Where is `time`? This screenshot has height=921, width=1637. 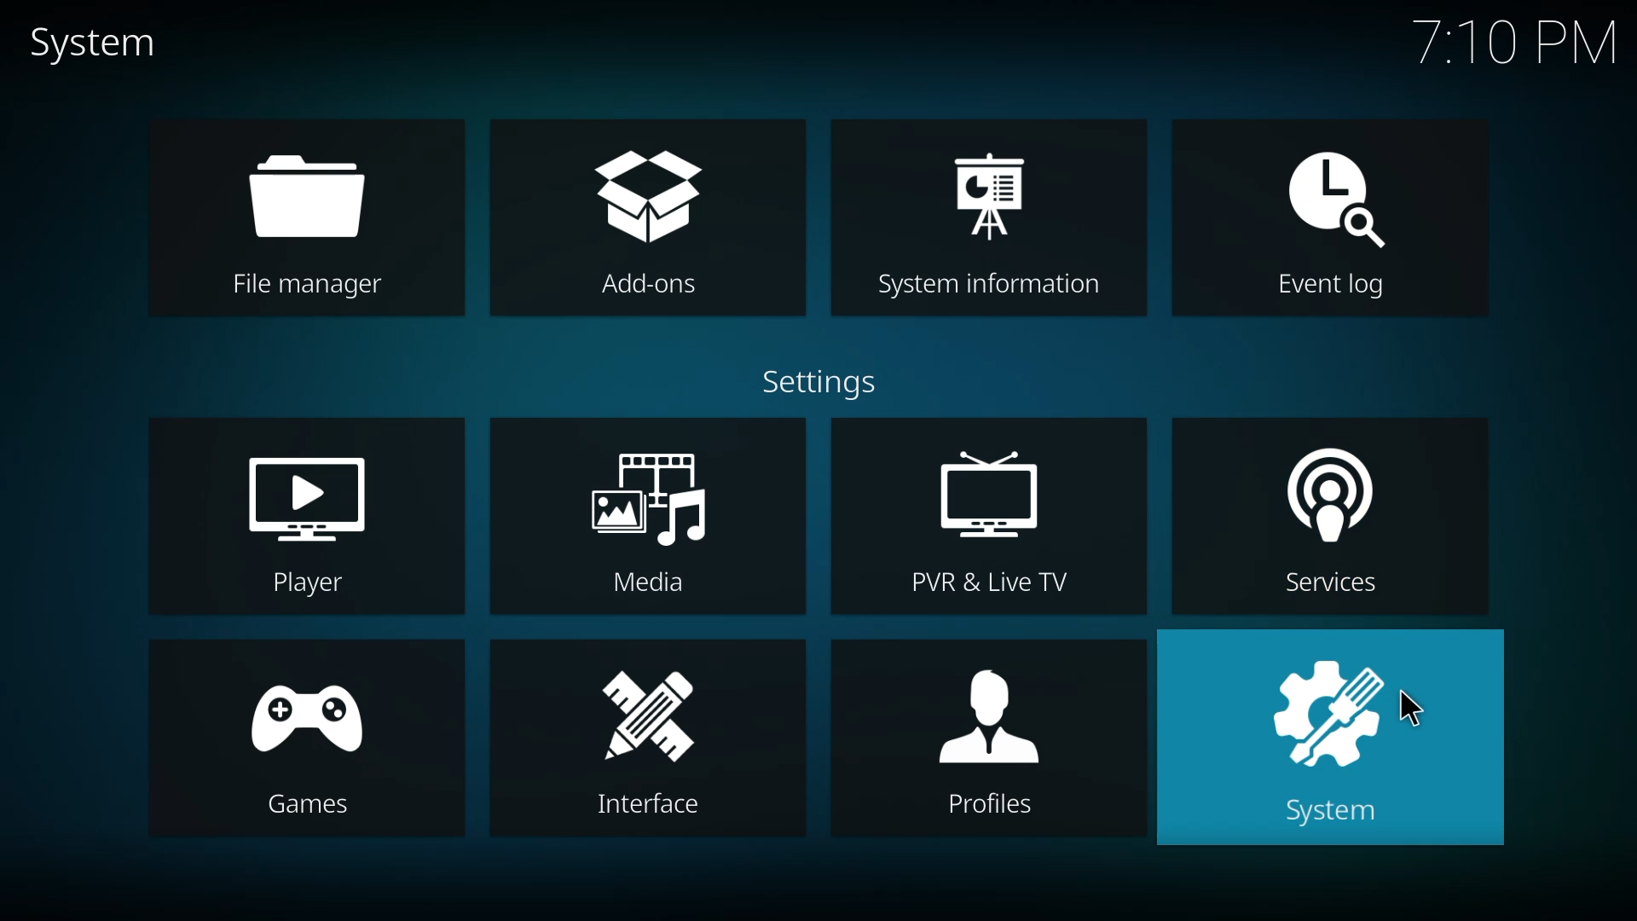
time is located at coordinates (1515, 42).